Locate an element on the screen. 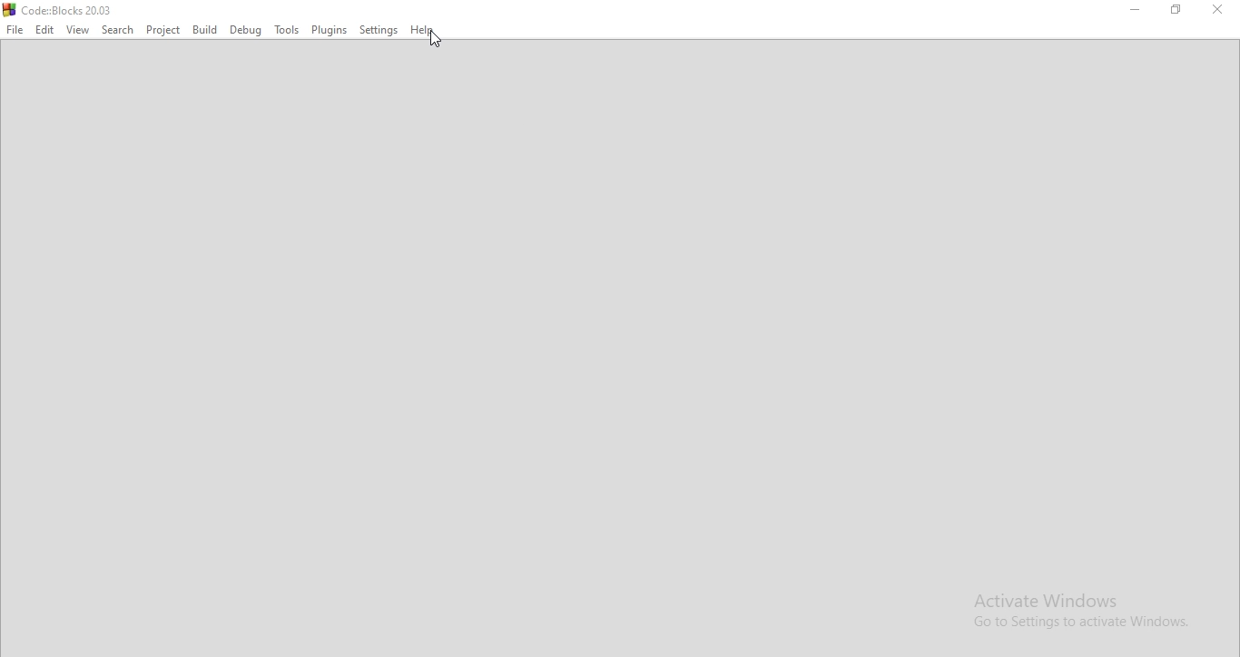  cursor on Help is located at coordinates (436, 40).